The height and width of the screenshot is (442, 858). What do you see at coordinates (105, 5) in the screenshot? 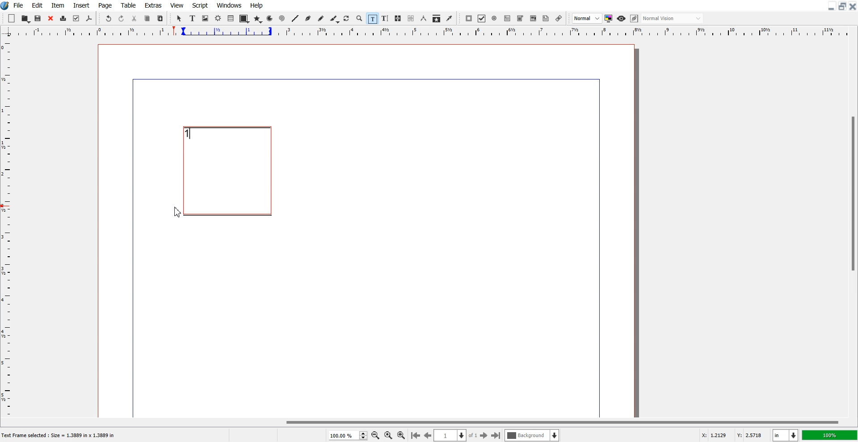
I see `Page` at bounding box center [105, 5].